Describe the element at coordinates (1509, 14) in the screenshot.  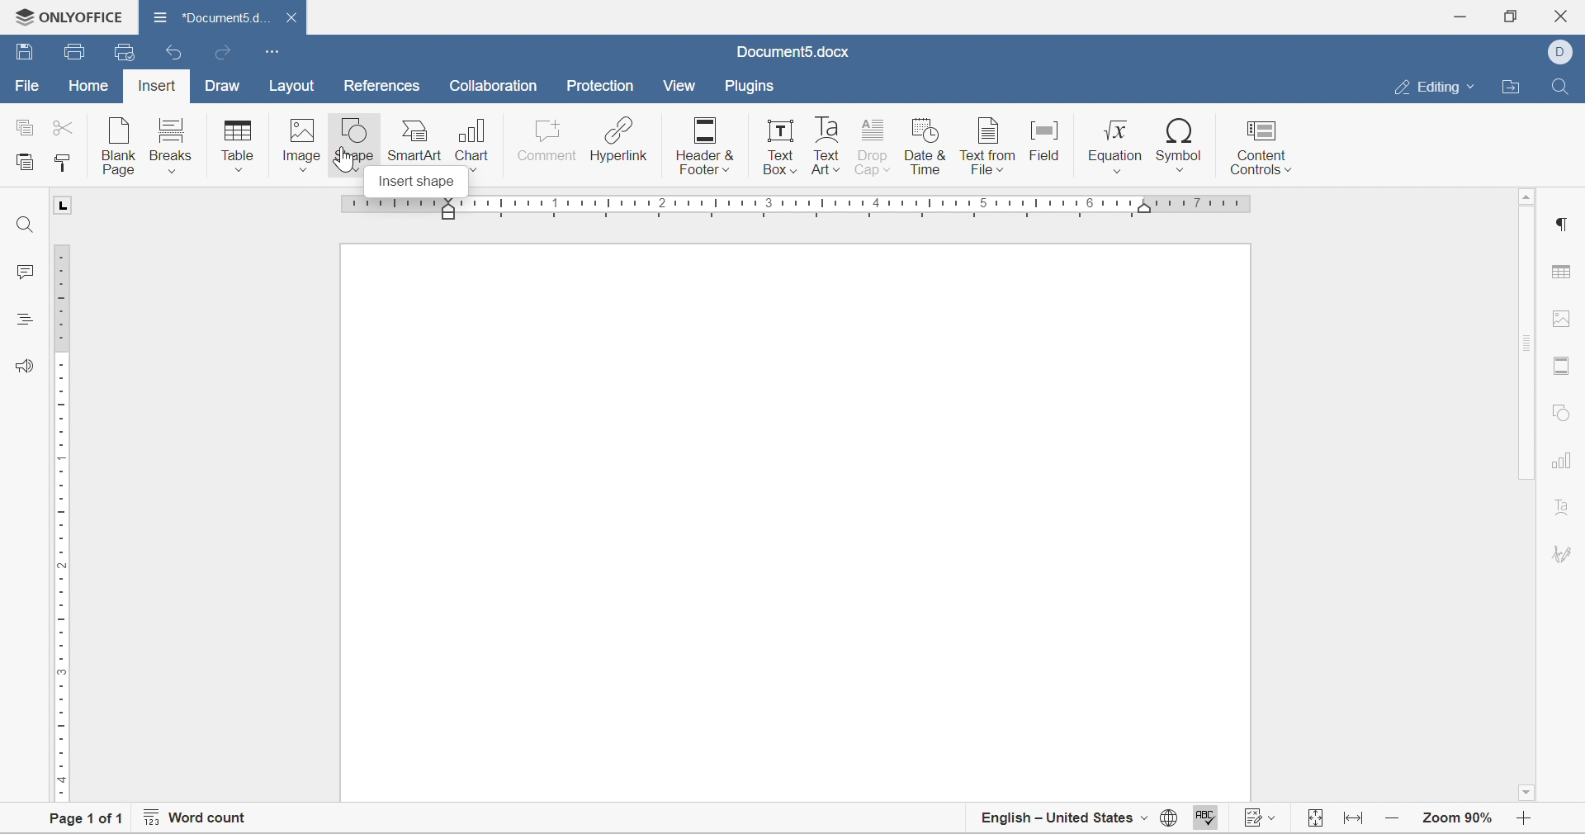
I see `restore down` at that location.